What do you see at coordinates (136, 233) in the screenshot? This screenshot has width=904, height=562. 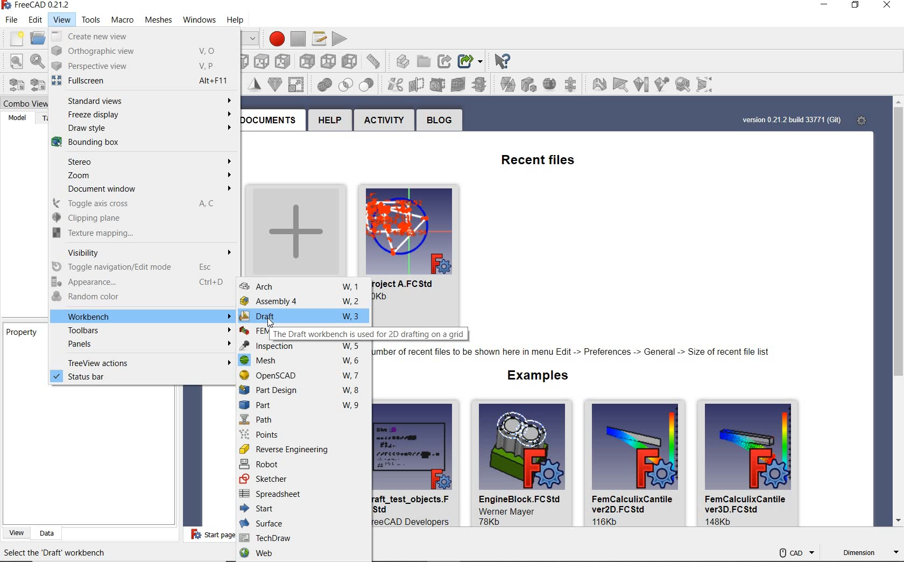 I see `texture mapping` at bounding box center [136, 233].